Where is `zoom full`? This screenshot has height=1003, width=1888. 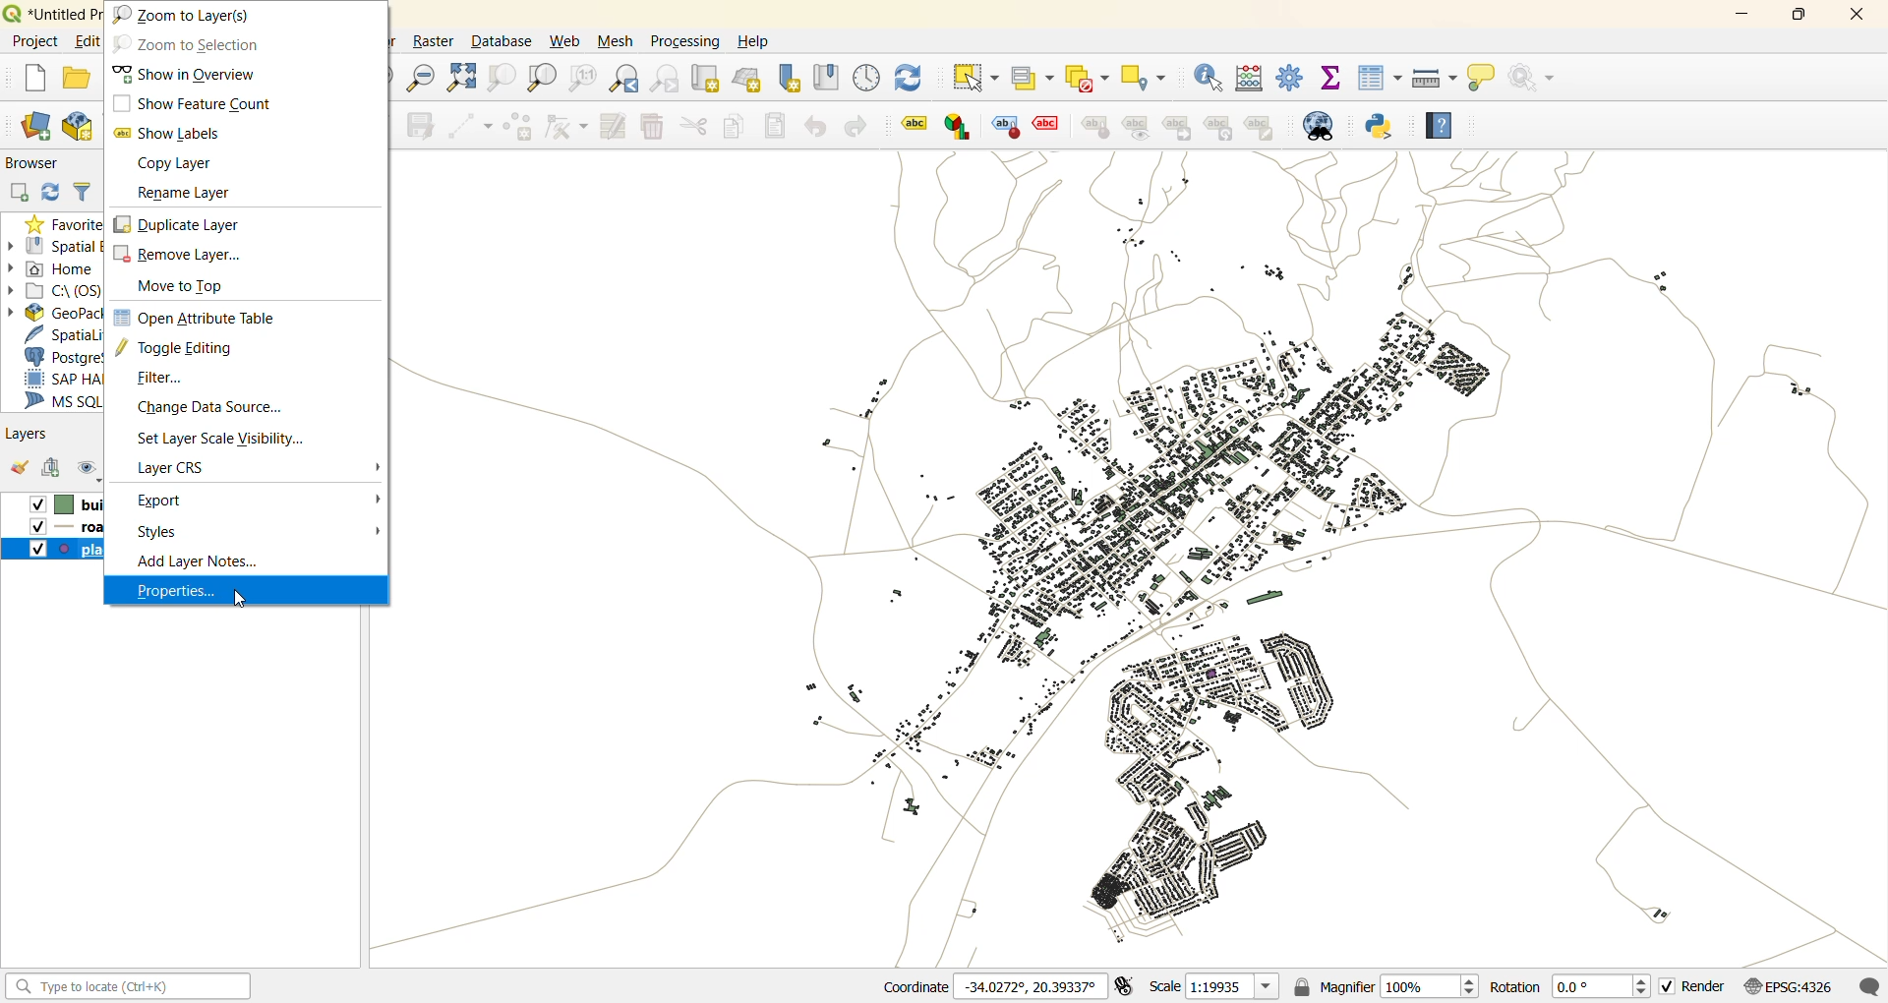
zoom full is located at coordinates (459, 77).